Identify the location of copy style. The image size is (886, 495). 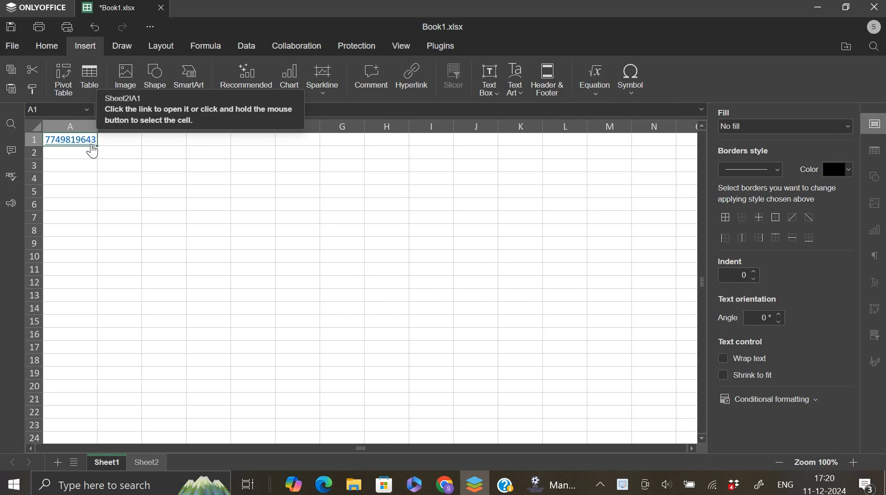
(32, 89).